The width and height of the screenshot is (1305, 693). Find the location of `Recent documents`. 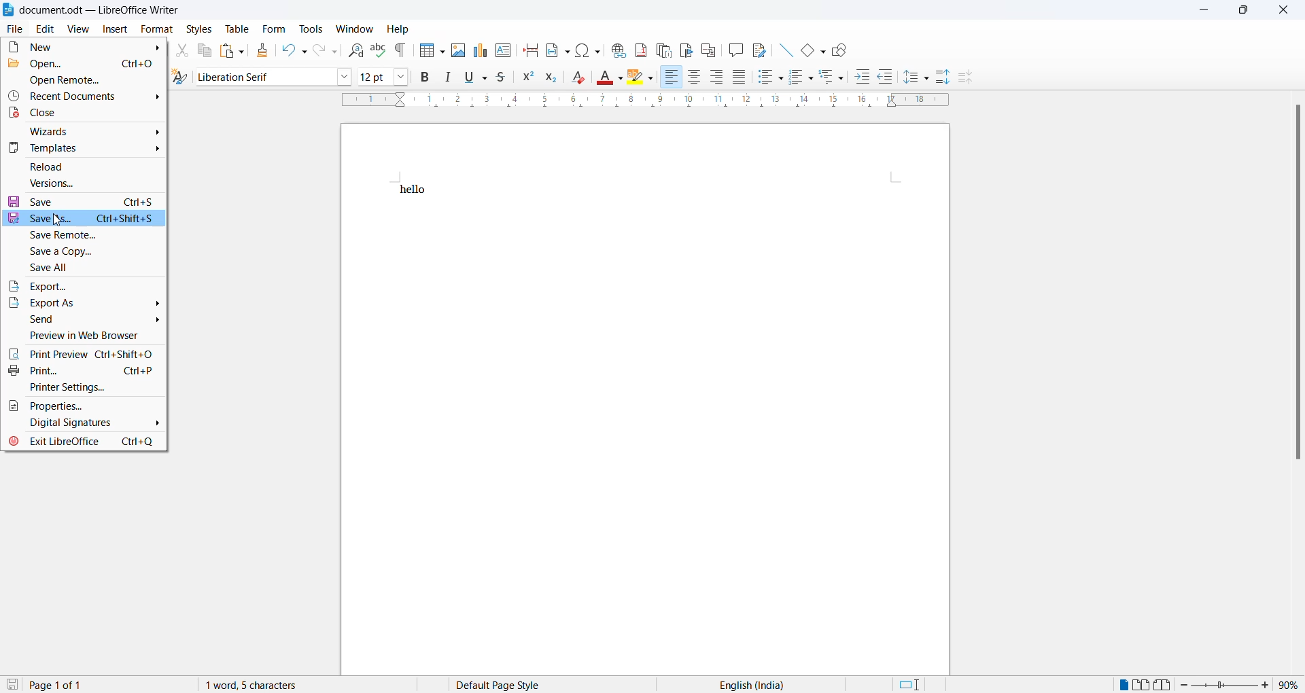

Recent documents is located at coordinates (84, 98).